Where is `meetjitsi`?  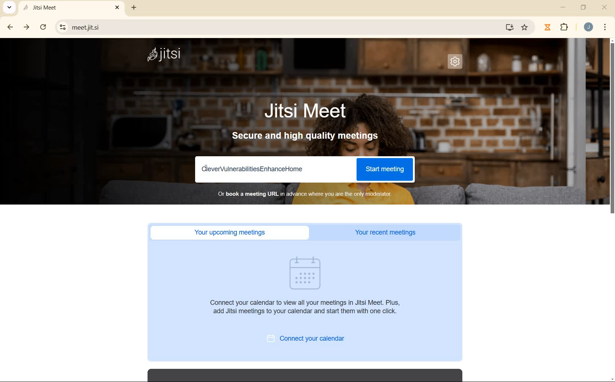 meetjitsi is located at coordinates (282, 27).